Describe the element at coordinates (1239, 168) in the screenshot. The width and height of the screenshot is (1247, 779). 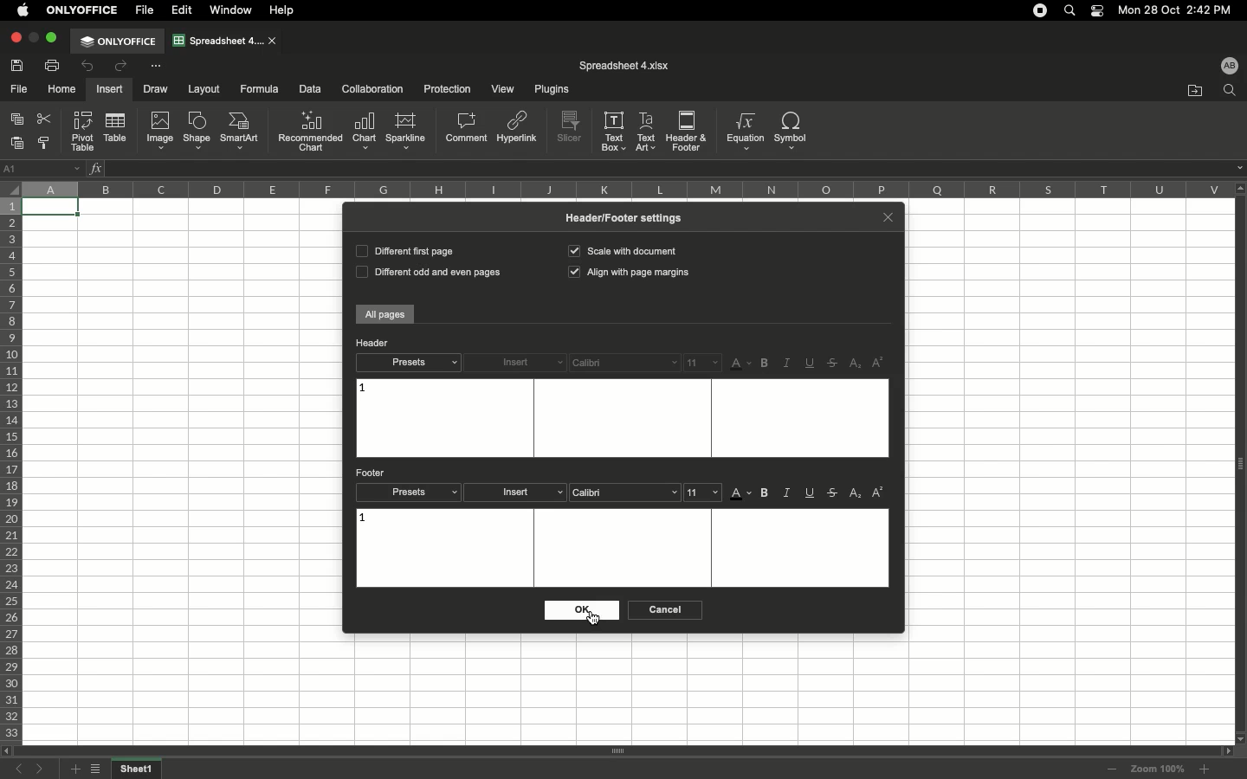
I see `dropdown` at that location.